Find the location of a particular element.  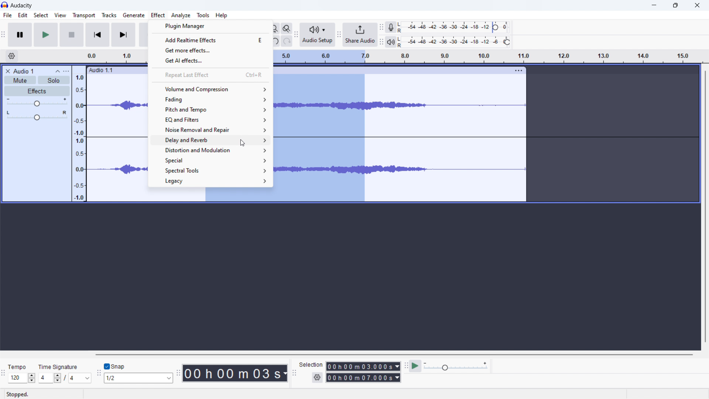

4 is located at coordinates (49, 378).